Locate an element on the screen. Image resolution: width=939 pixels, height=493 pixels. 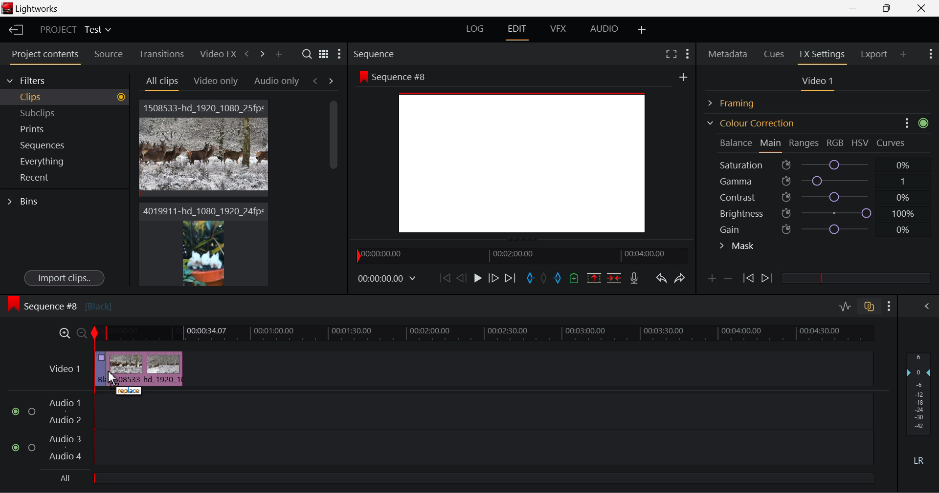
Everything is located at coordinates (44, 161).